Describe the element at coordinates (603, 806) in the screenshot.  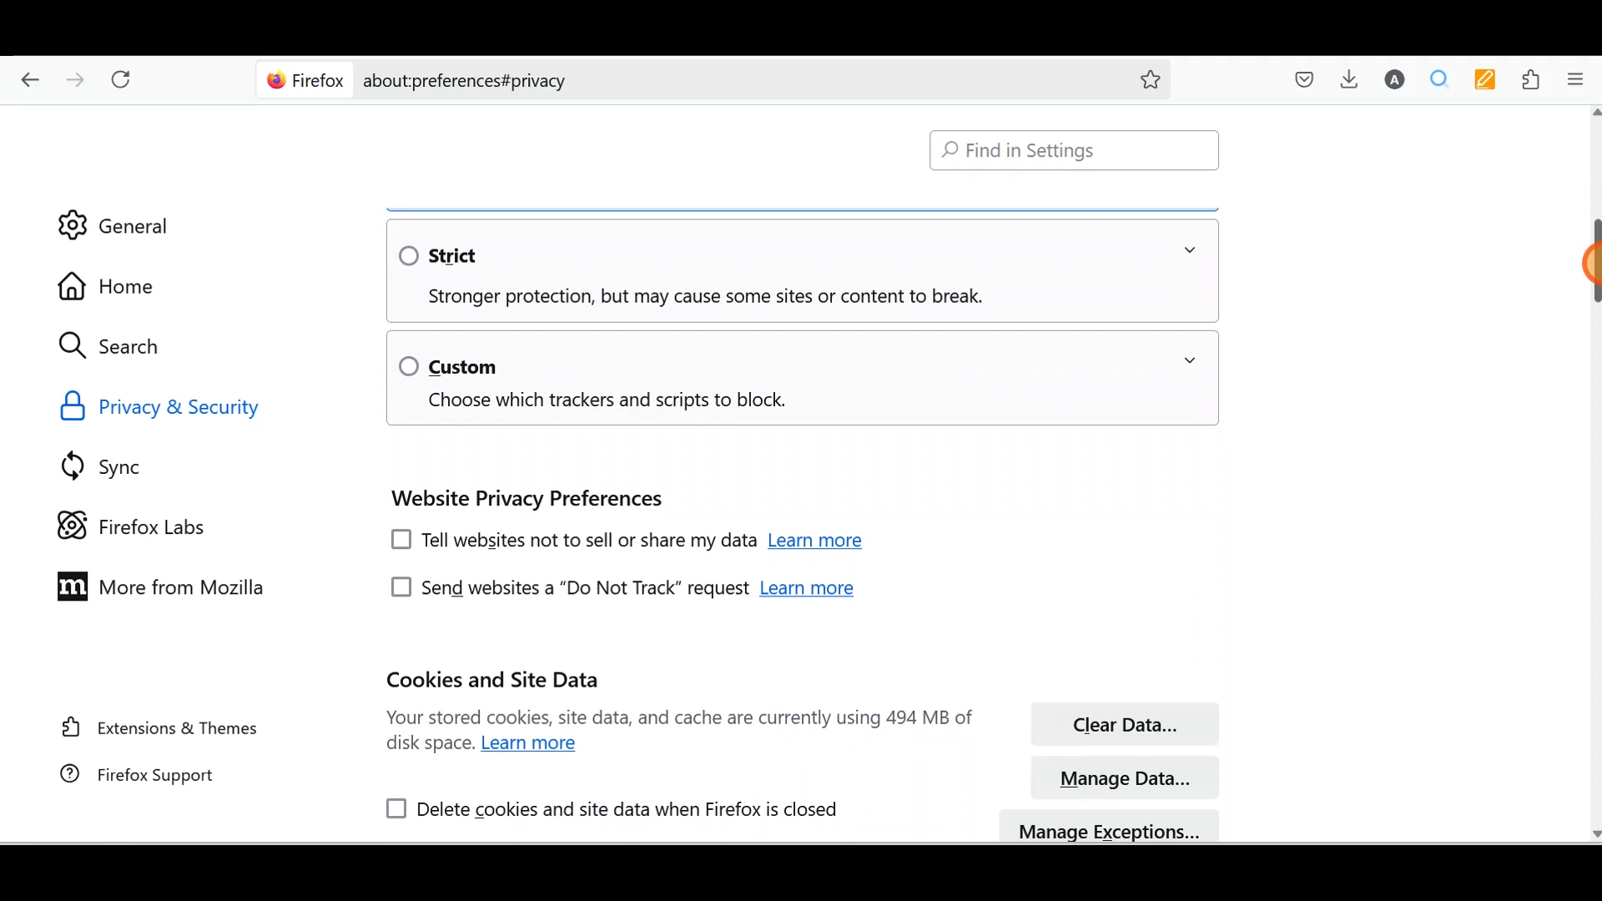
I see `Delete cookies and site data when Firefox is closed` at that location.